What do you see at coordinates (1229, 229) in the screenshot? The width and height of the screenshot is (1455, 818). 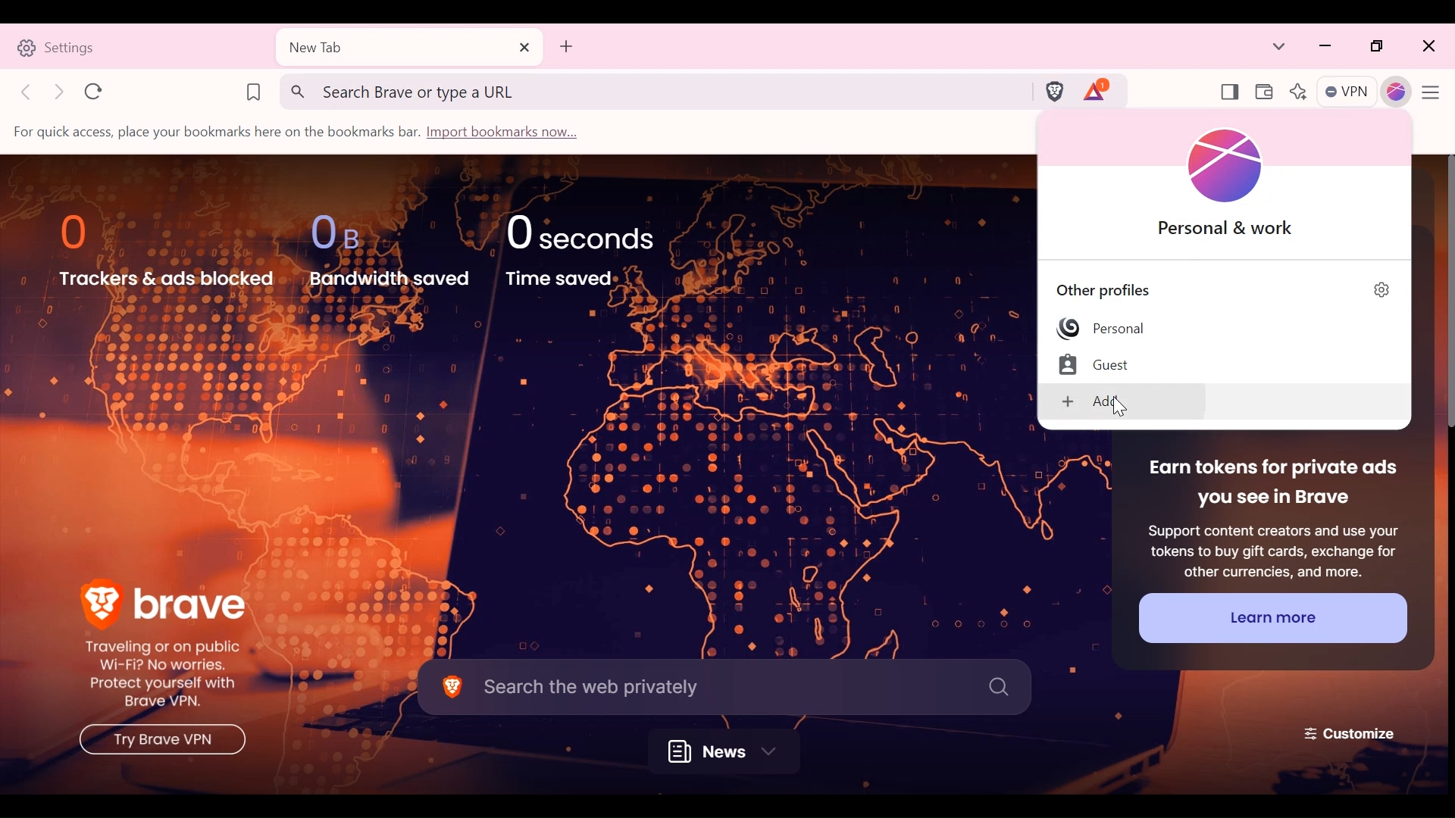 I see `Personal & work` at bounding box center [1229, 229].